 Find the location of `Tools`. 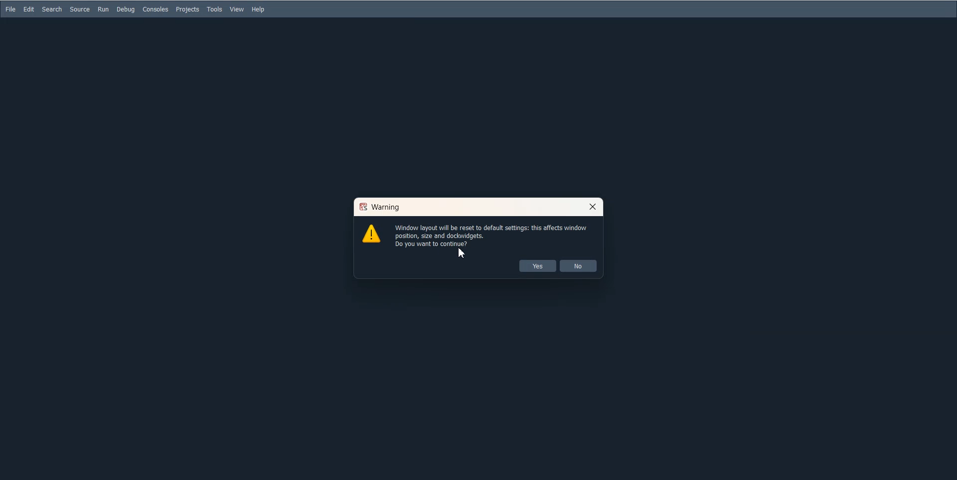

Tools is located at coordinates (215, 9).